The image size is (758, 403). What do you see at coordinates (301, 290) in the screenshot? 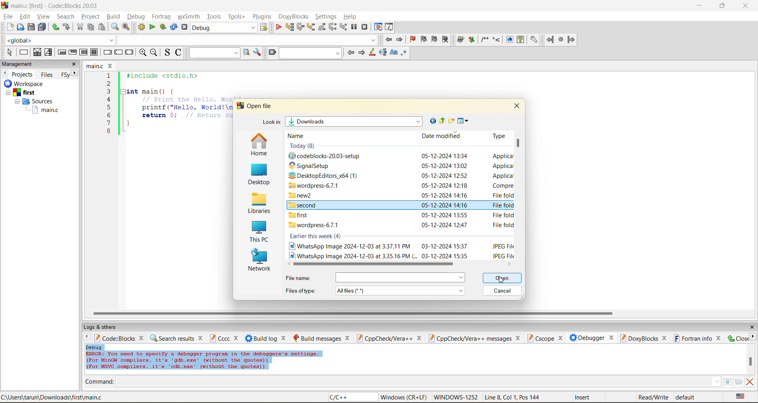
I see `file type` at bounding box center [301, 290].